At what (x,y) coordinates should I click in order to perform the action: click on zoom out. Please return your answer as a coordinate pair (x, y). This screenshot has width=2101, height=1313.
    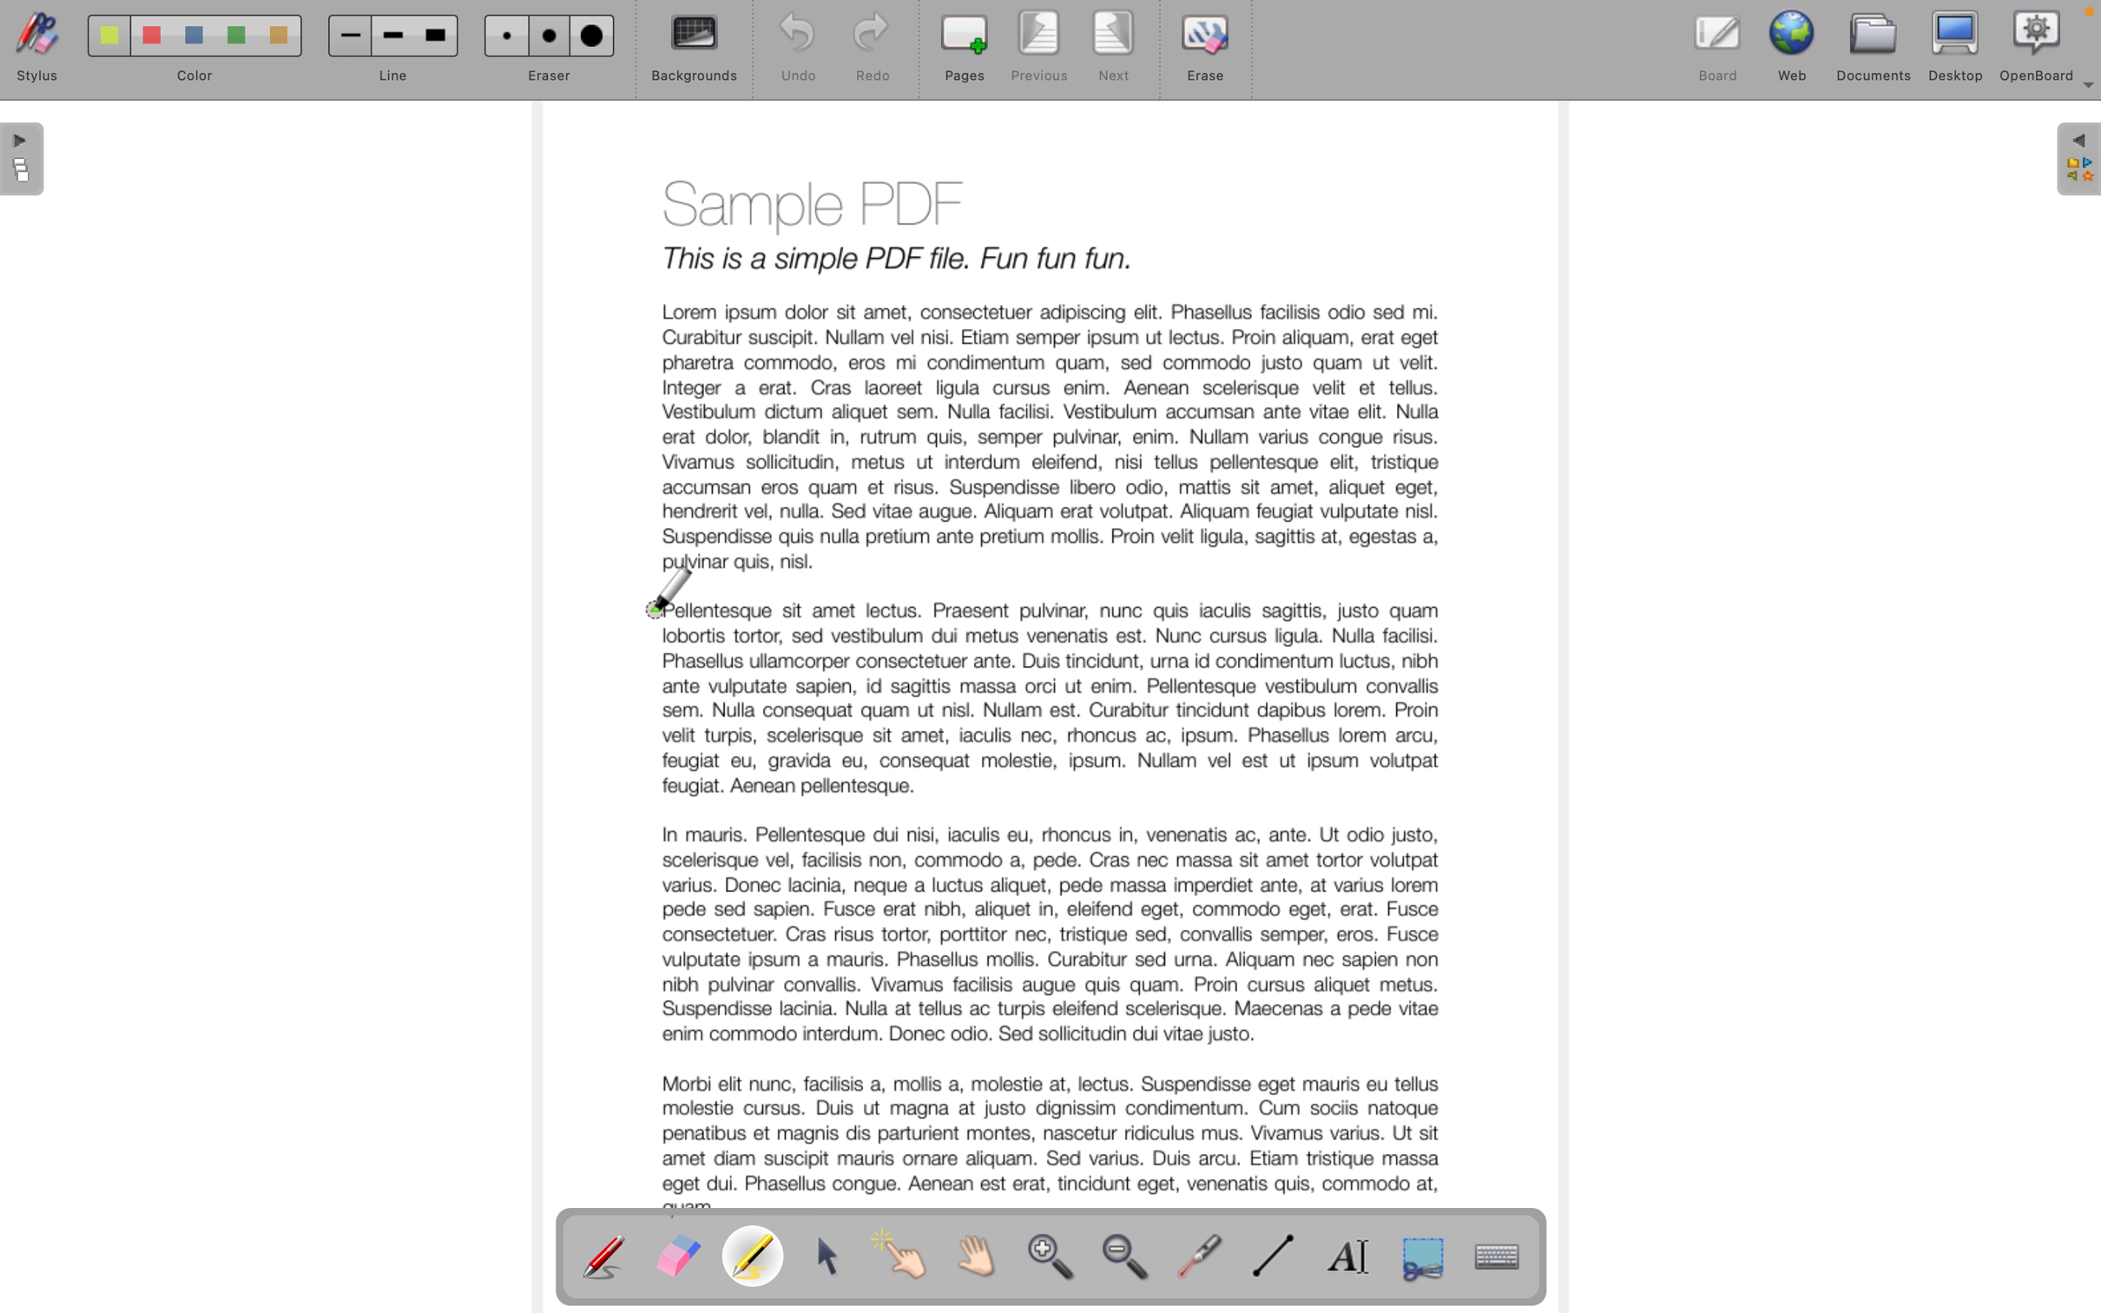
    Looking at the image, I should click on (1130, 1261).